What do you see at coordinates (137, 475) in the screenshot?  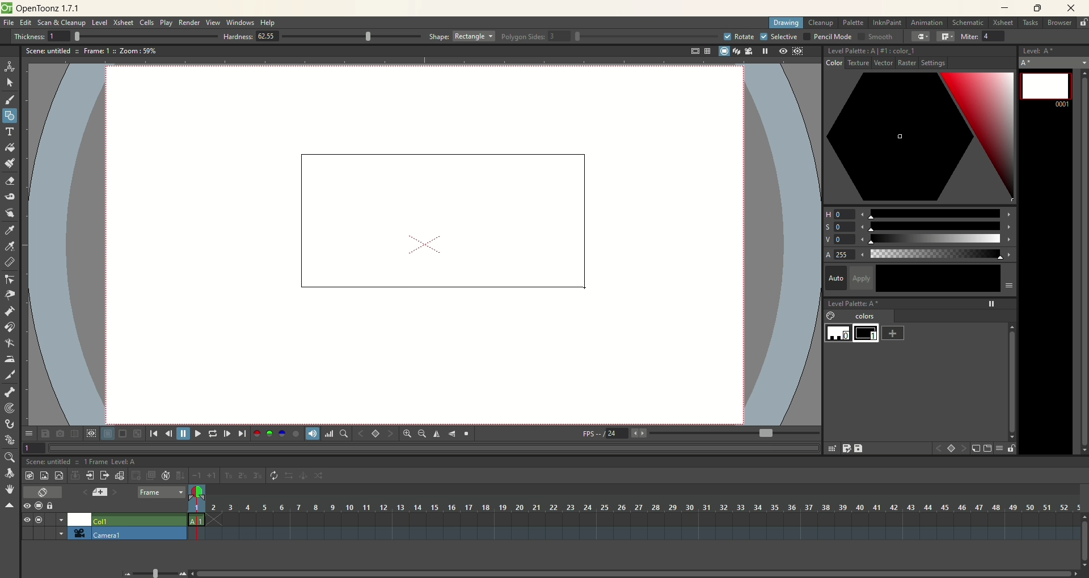 I see `create blank drawing` at bounding box center [137, 475].